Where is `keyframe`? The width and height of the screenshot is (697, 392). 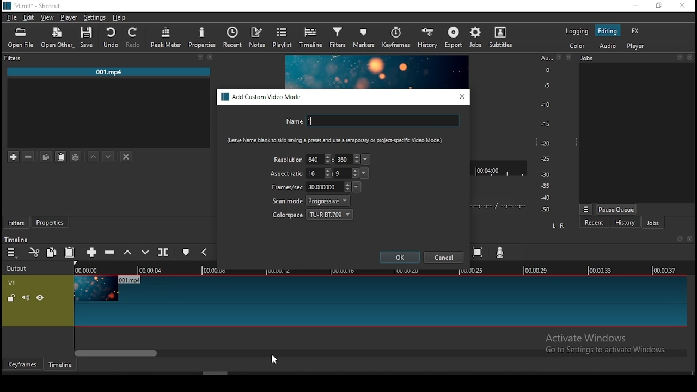
keyframe is located at coordinates (22, 365).